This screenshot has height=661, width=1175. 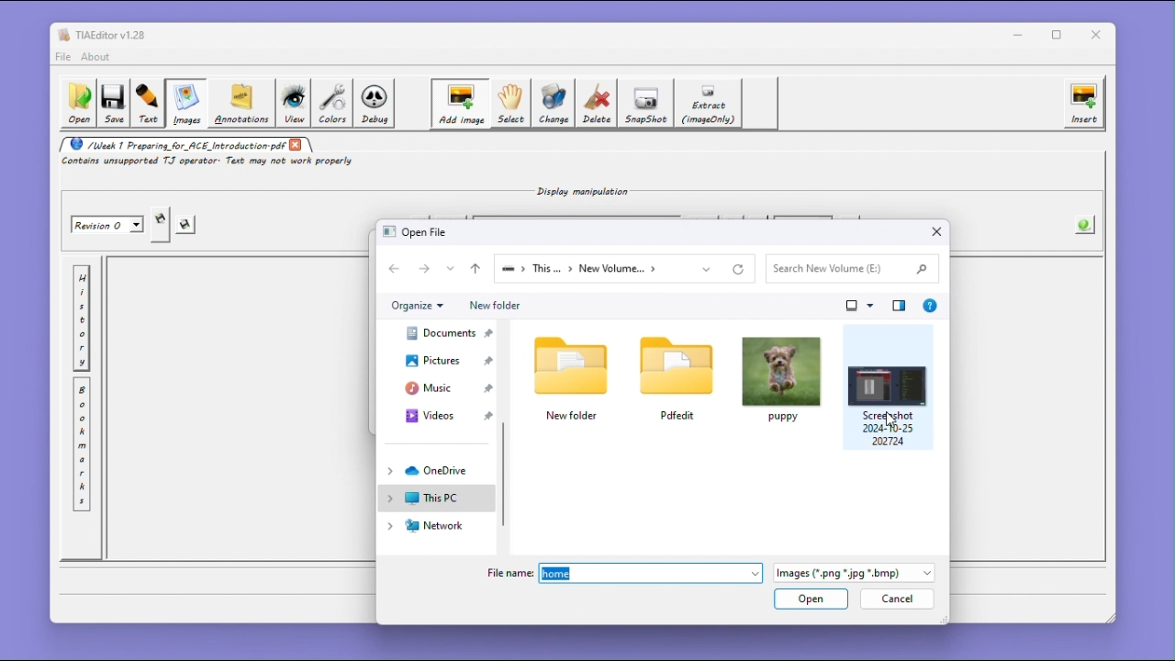 I want to click on PDFEdit, so click(x=677, y=377).